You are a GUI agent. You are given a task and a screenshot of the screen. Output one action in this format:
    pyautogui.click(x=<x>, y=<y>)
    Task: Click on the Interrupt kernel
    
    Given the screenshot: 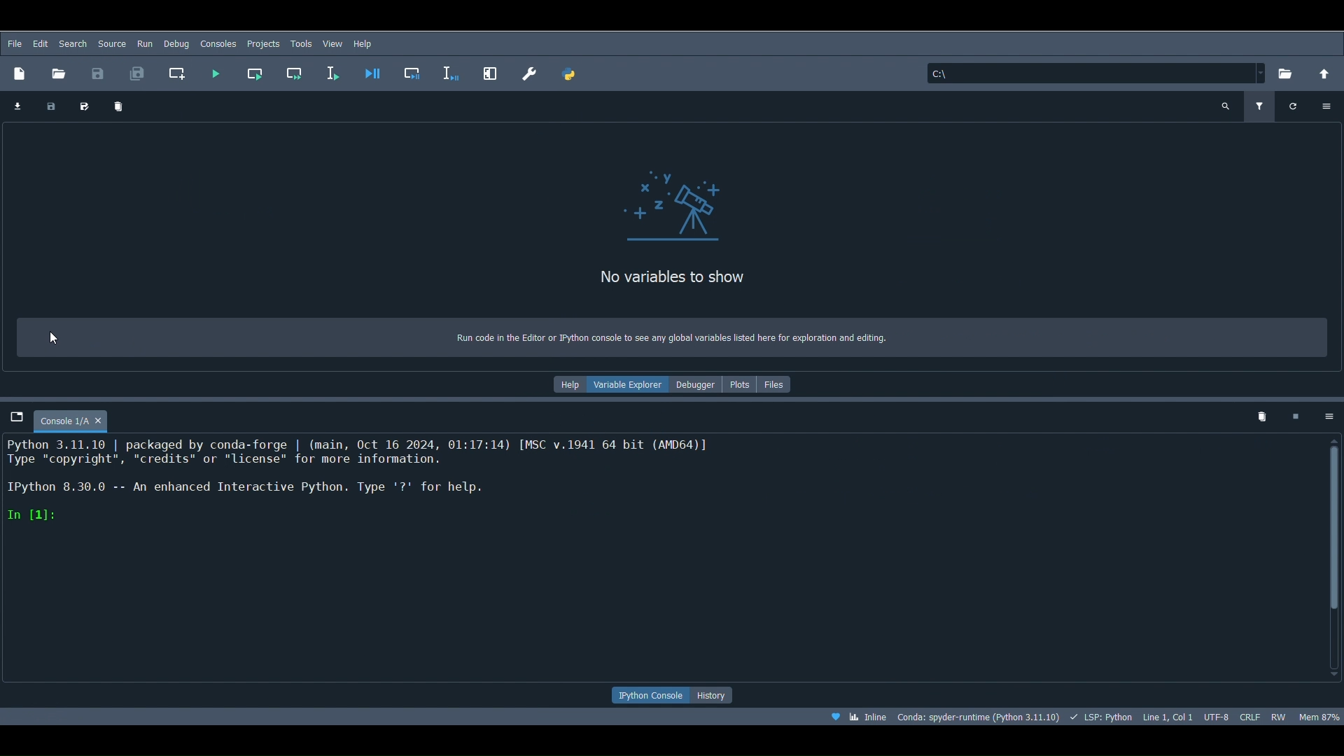 What is the action you would take?
    pyautogui.click(x=1296, y=415)
    